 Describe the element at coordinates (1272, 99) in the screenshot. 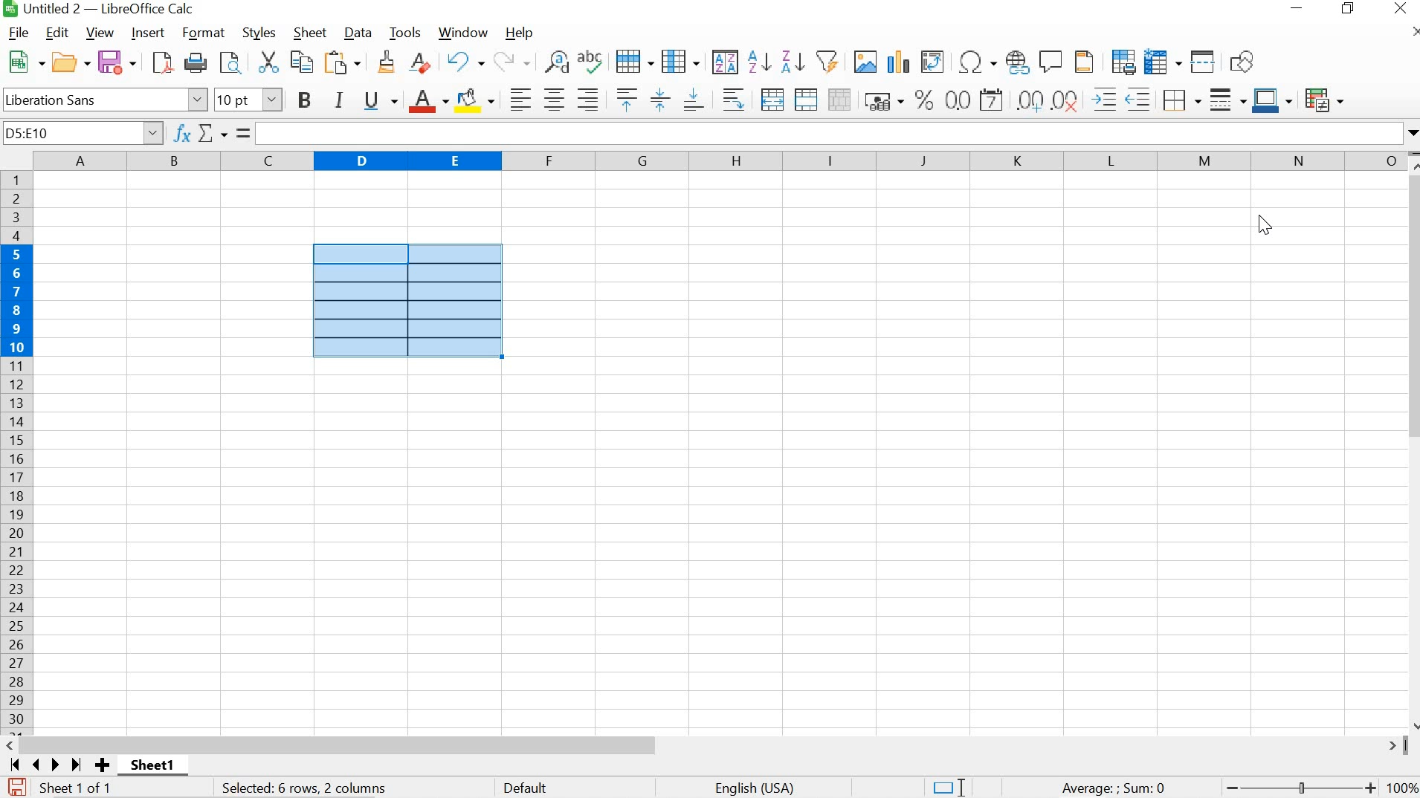

I see `BORDER COLOR` at that location.